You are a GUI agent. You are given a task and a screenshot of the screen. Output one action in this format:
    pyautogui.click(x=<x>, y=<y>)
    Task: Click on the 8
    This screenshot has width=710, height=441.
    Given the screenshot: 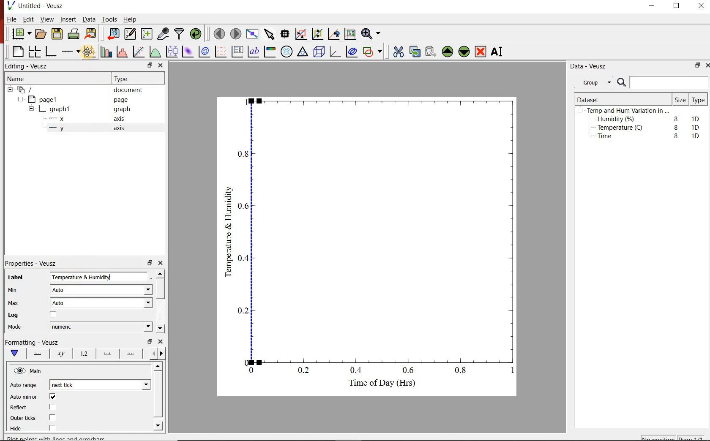 What is the action you would take?
    pyautogui.click(x=676, y=136)
    